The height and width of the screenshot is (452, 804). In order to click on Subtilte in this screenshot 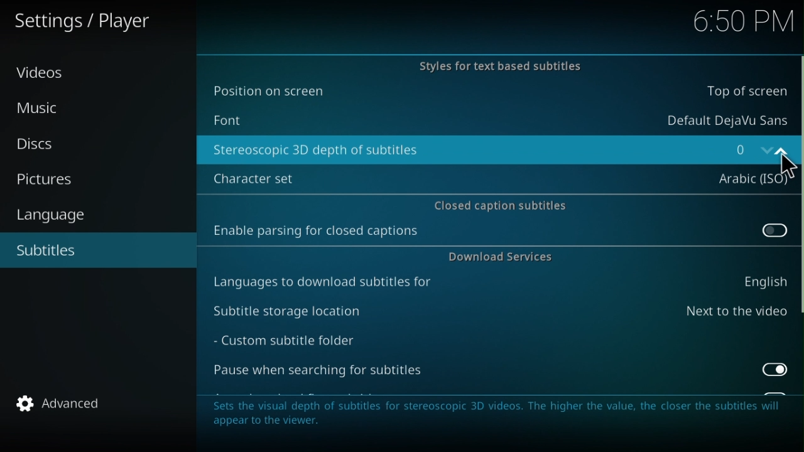, I will do `click(47, 251)`.